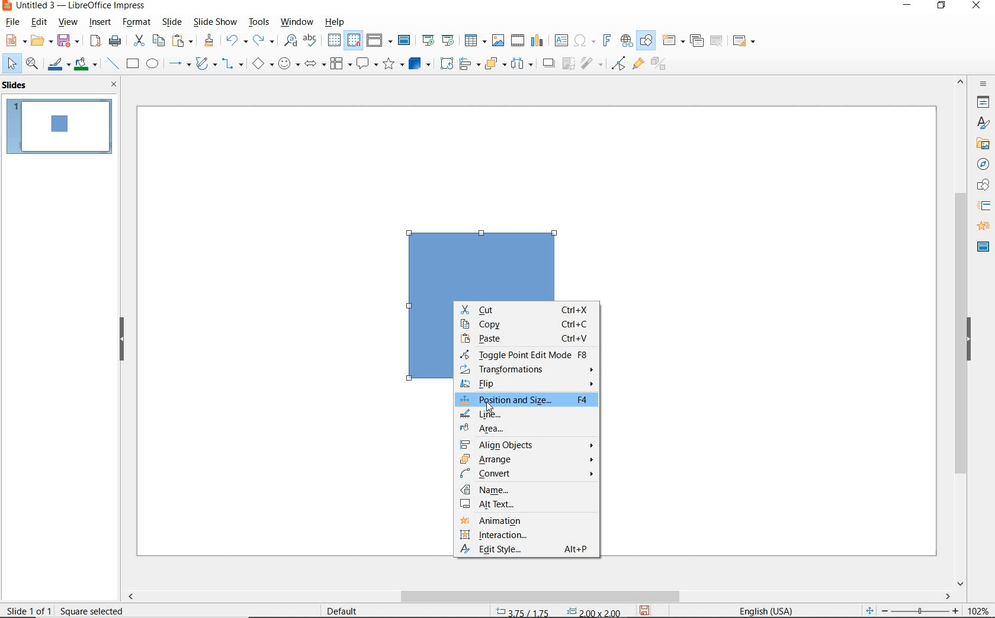  I want to click on lines and arrows, so click(179, 64).